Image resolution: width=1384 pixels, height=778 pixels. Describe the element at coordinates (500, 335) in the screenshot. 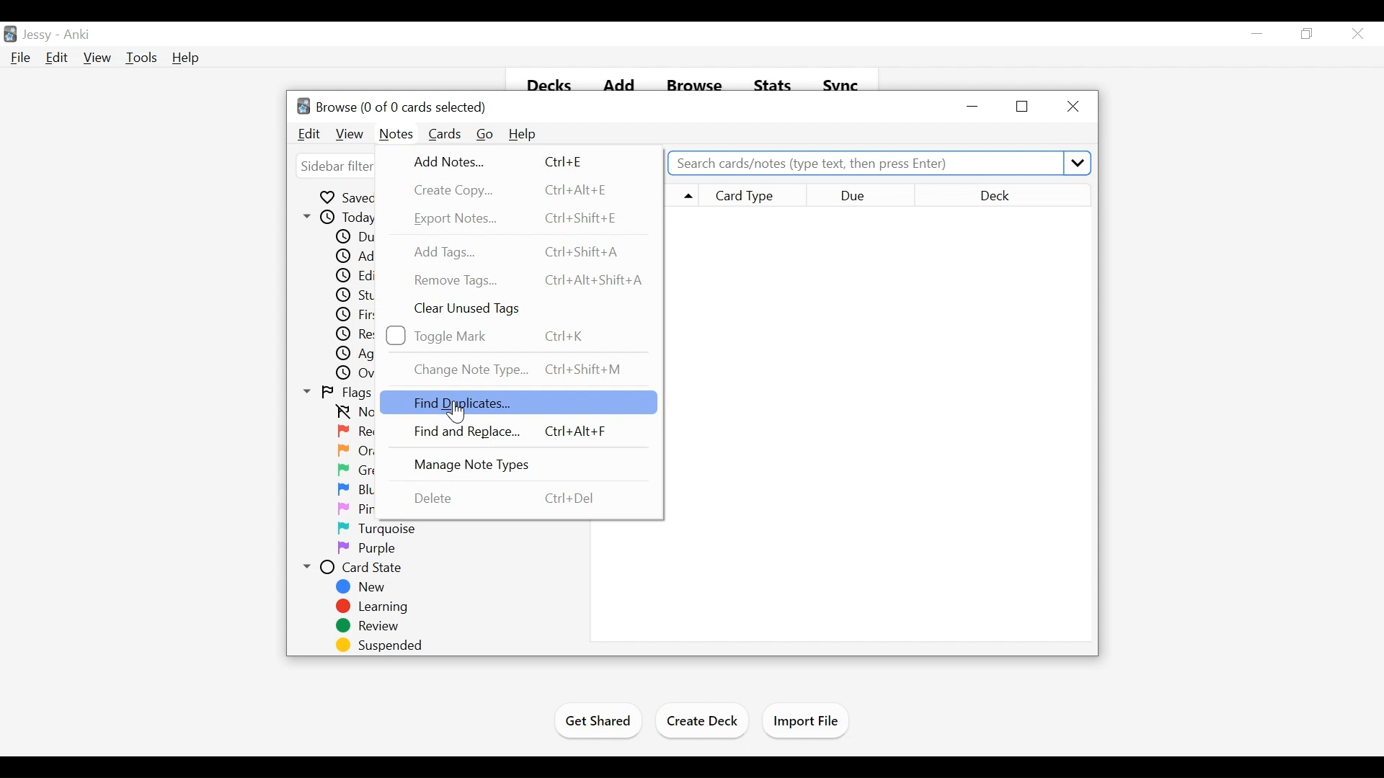

I see `Toggle Mark` at that location.